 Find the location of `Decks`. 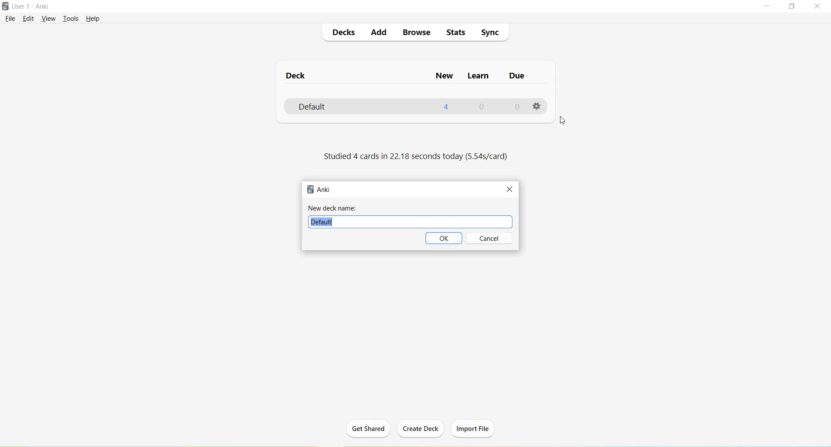

Decks is located at coordinates (343, 33).